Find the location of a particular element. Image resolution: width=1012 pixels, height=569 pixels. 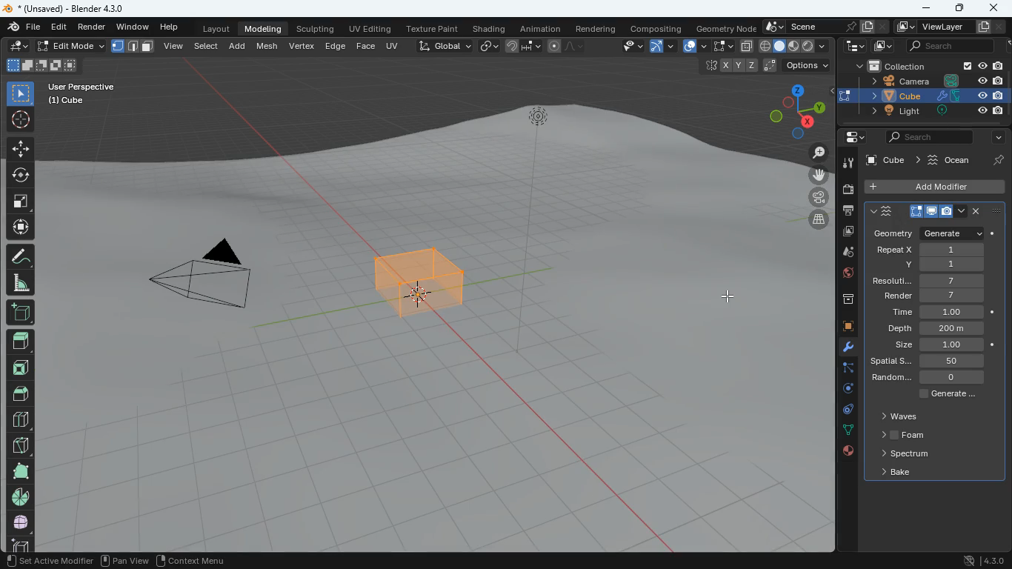

texture paint is located at coordinates (433, 27).